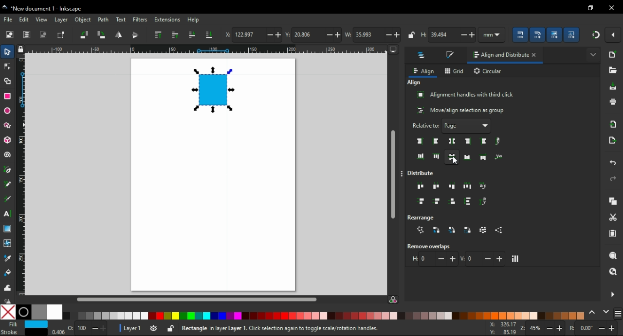 The width and height of the screenshot is (623, 336). Describe the element at coordinates (618, 314) in the screenshot. I see `color options` at that location.